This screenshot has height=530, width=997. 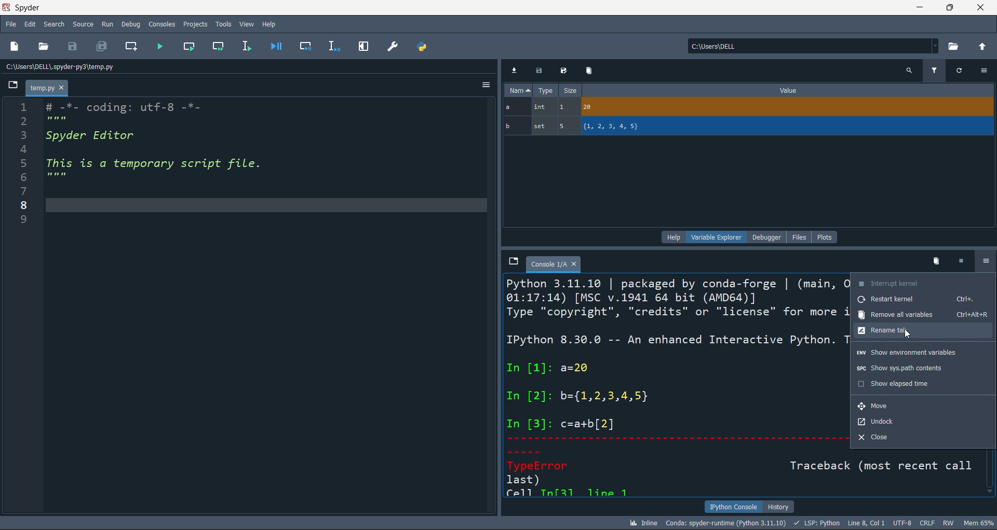 What do you see at coordinates (923, 282) in the screenshot?
I see `Interrupt kernel` at bounding box center [923, 282].